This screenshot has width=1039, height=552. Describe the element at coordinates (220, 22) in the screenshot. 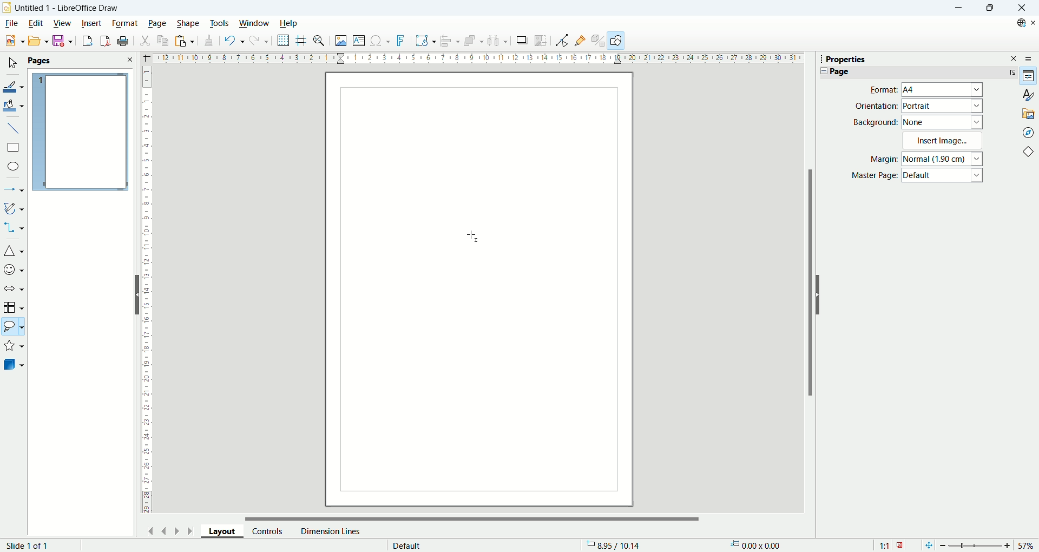

I see `tools` at that location.